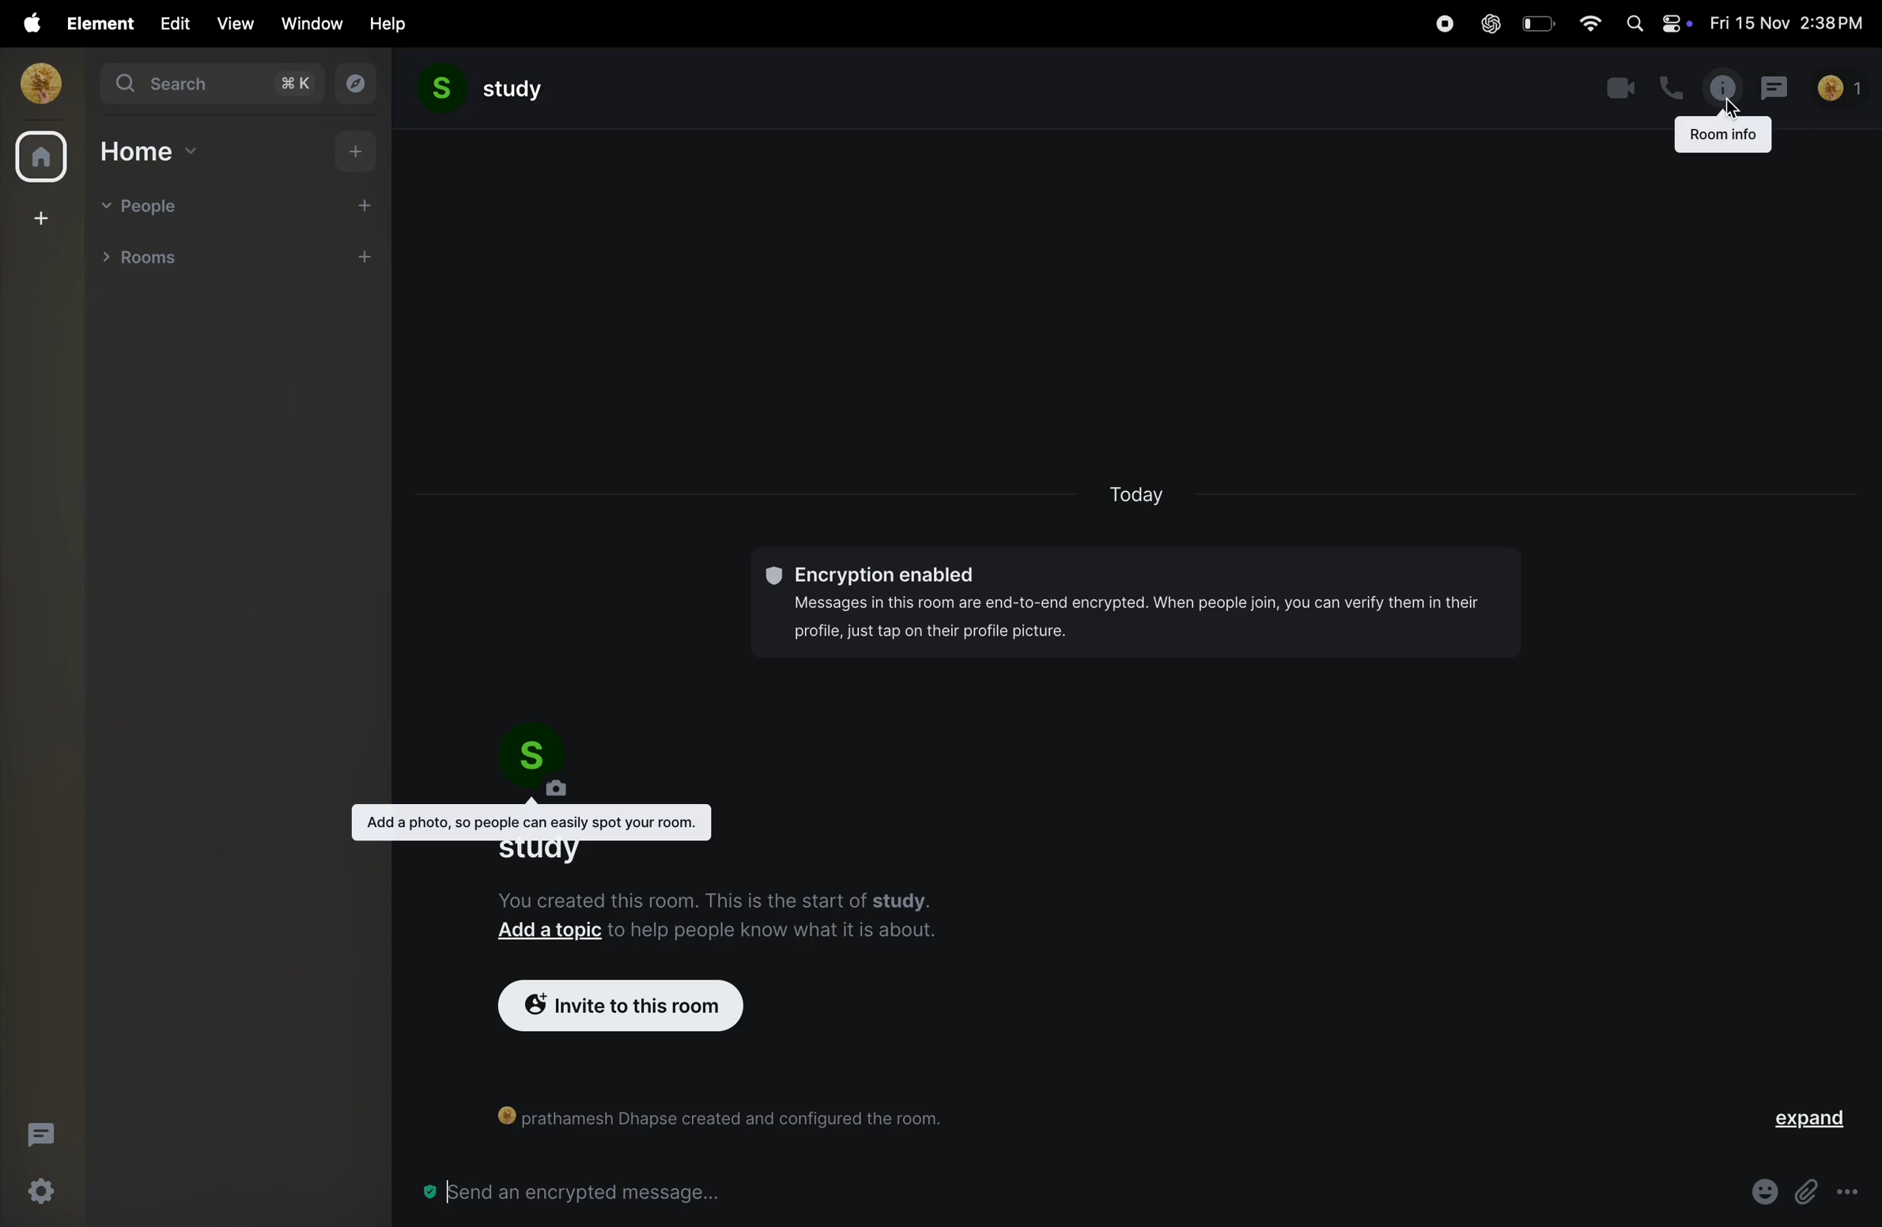 The height and width of the screenshot is (1227, 1882). I want to click on video call, so click(1620, 86).